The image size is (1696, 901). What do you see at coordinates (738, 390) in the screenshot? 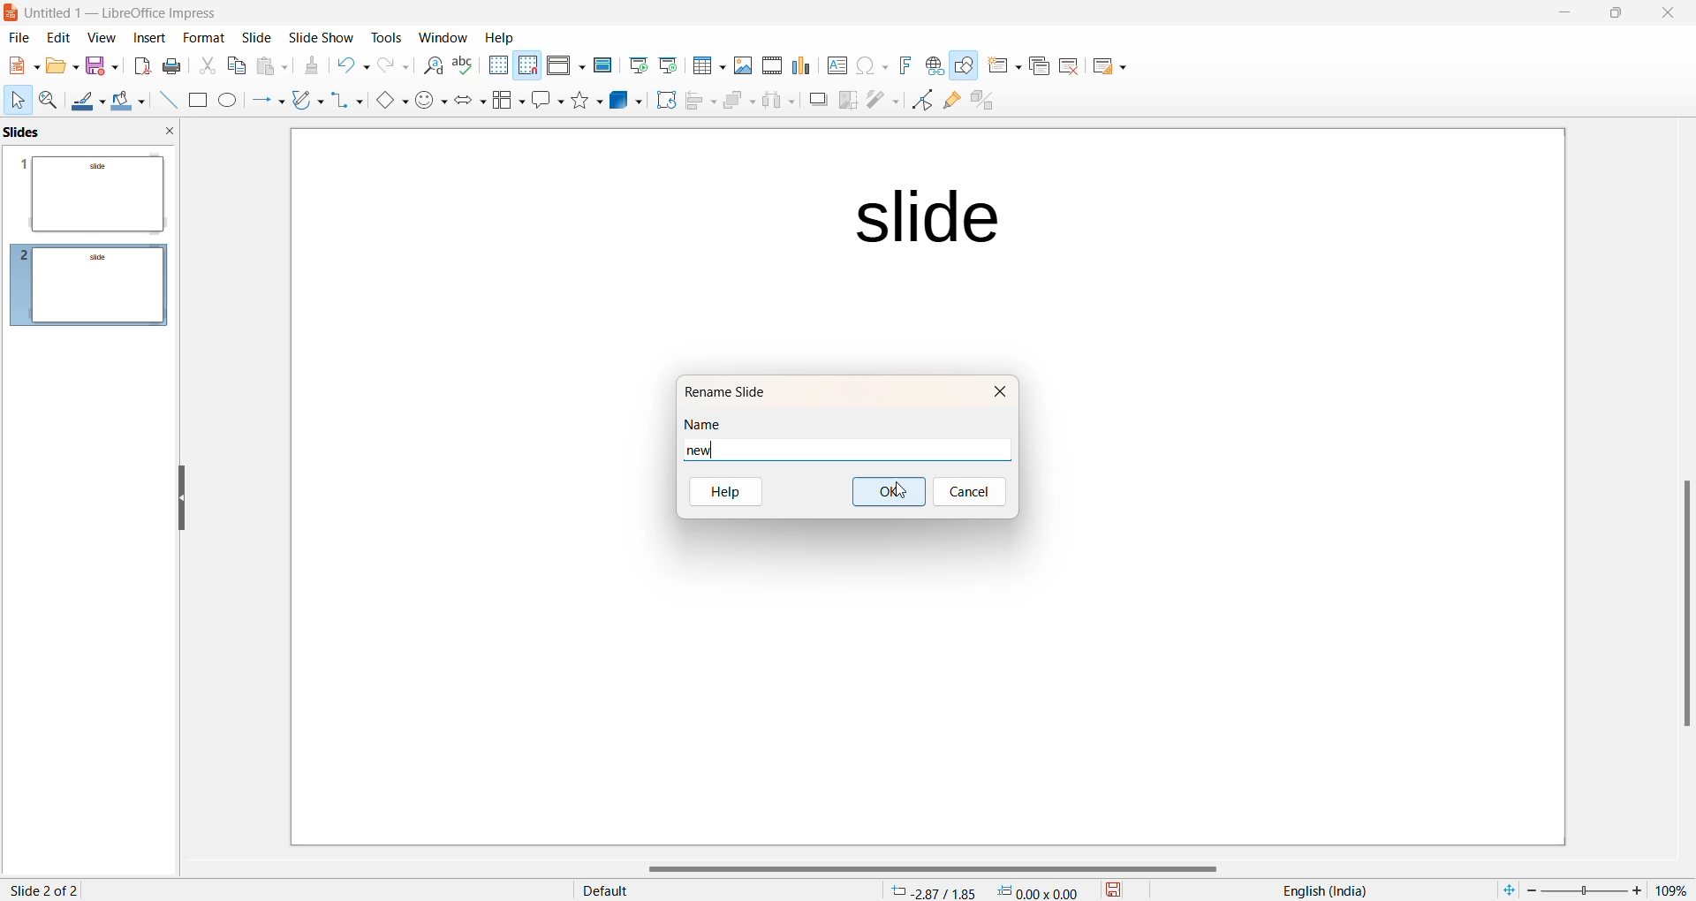
I see `rename slide option` at bounding box center [738, 390].